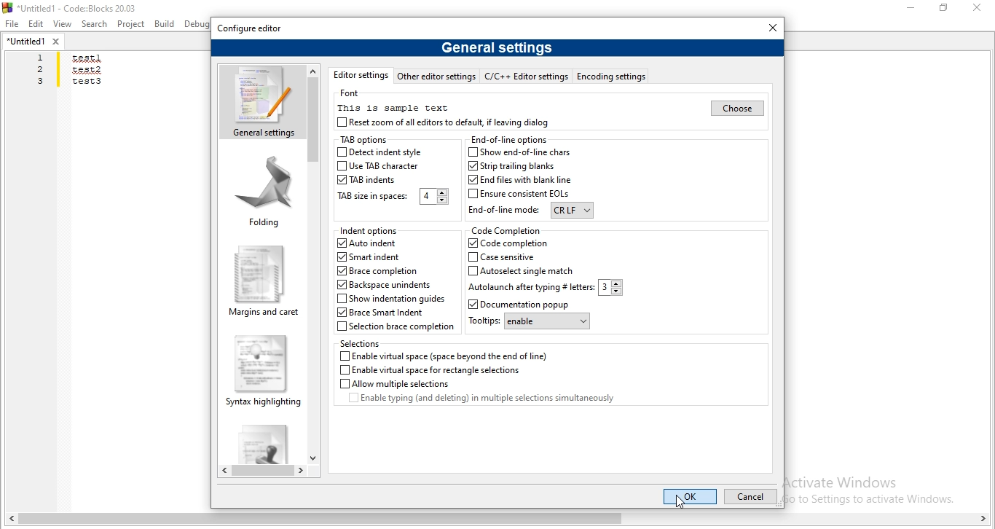 Image resolution: width=995 pixels, height=529 pixels. Describe the element at coordinates (74, 7) in the screenshot. I see `*Untitled1 - Code:Blocks 20.03` at that location.